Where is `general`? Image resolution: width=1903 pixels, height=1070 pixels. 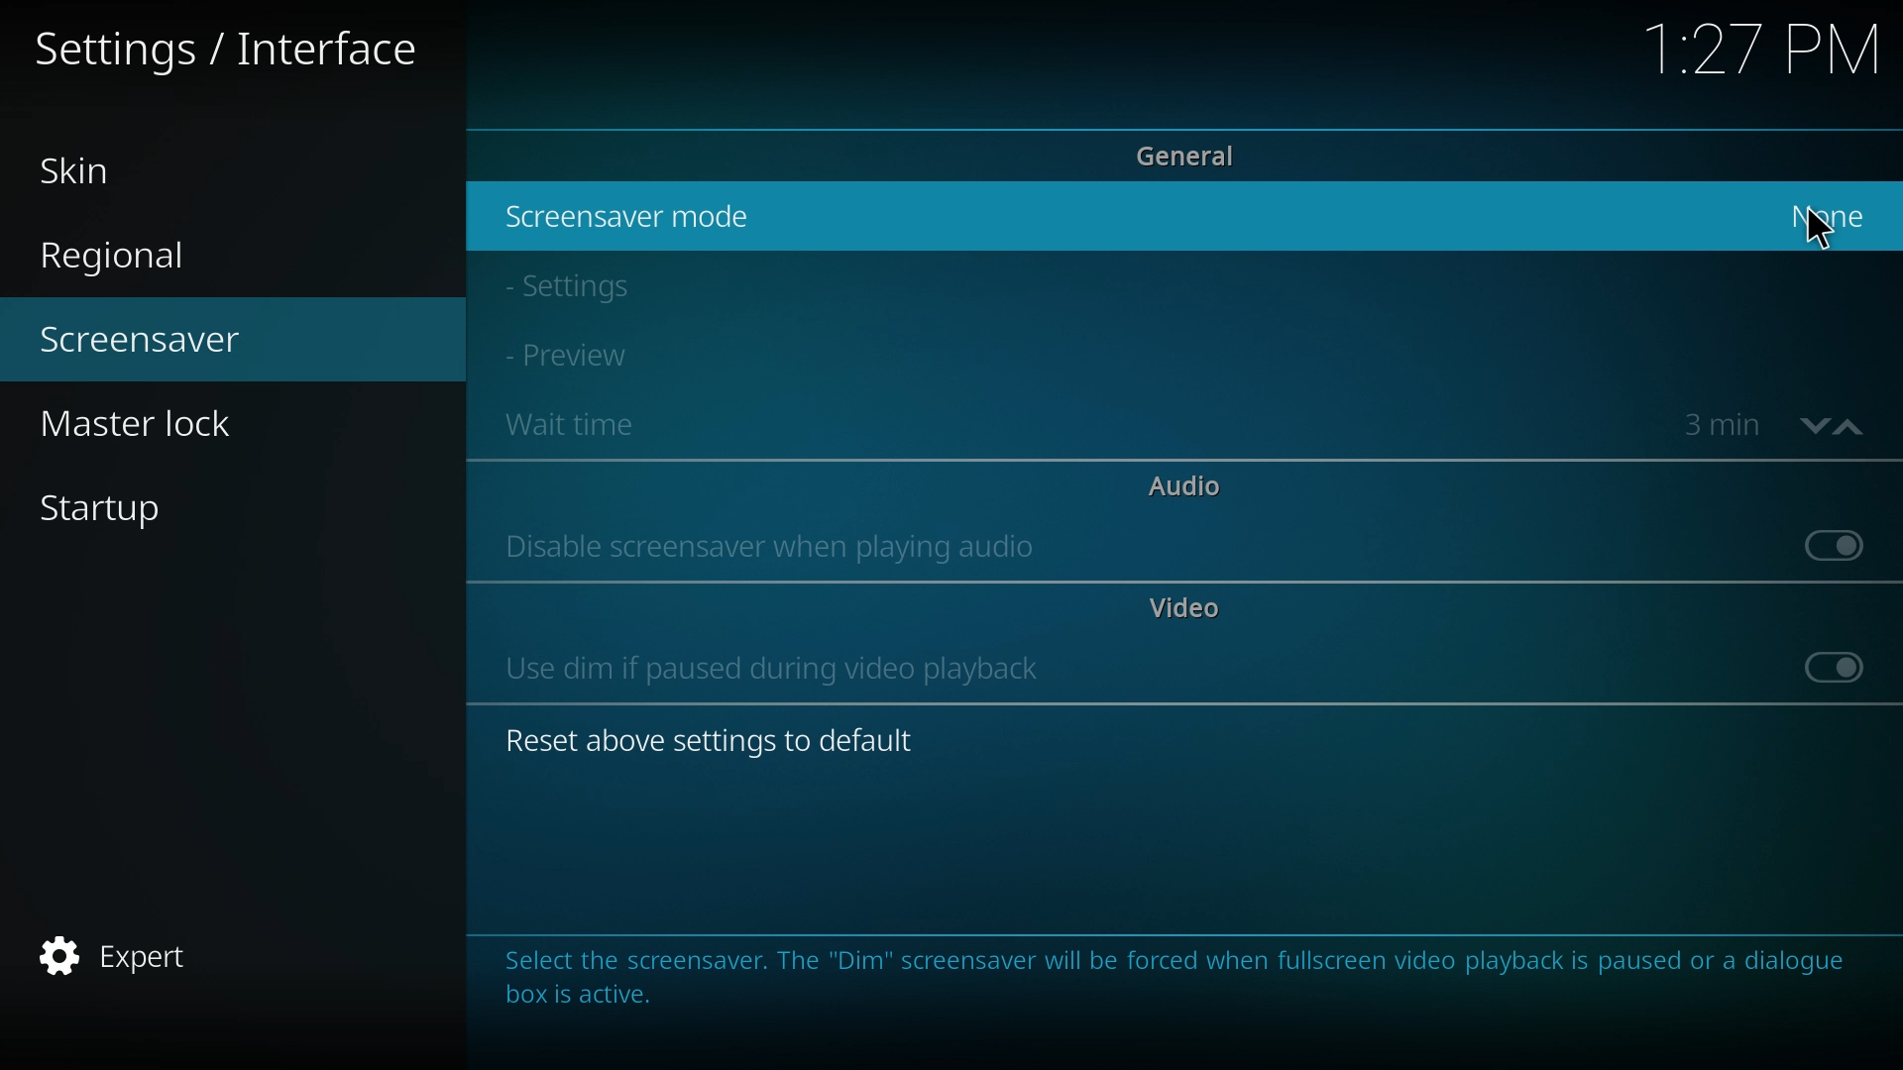
general is located at coordinates (1196, 156).